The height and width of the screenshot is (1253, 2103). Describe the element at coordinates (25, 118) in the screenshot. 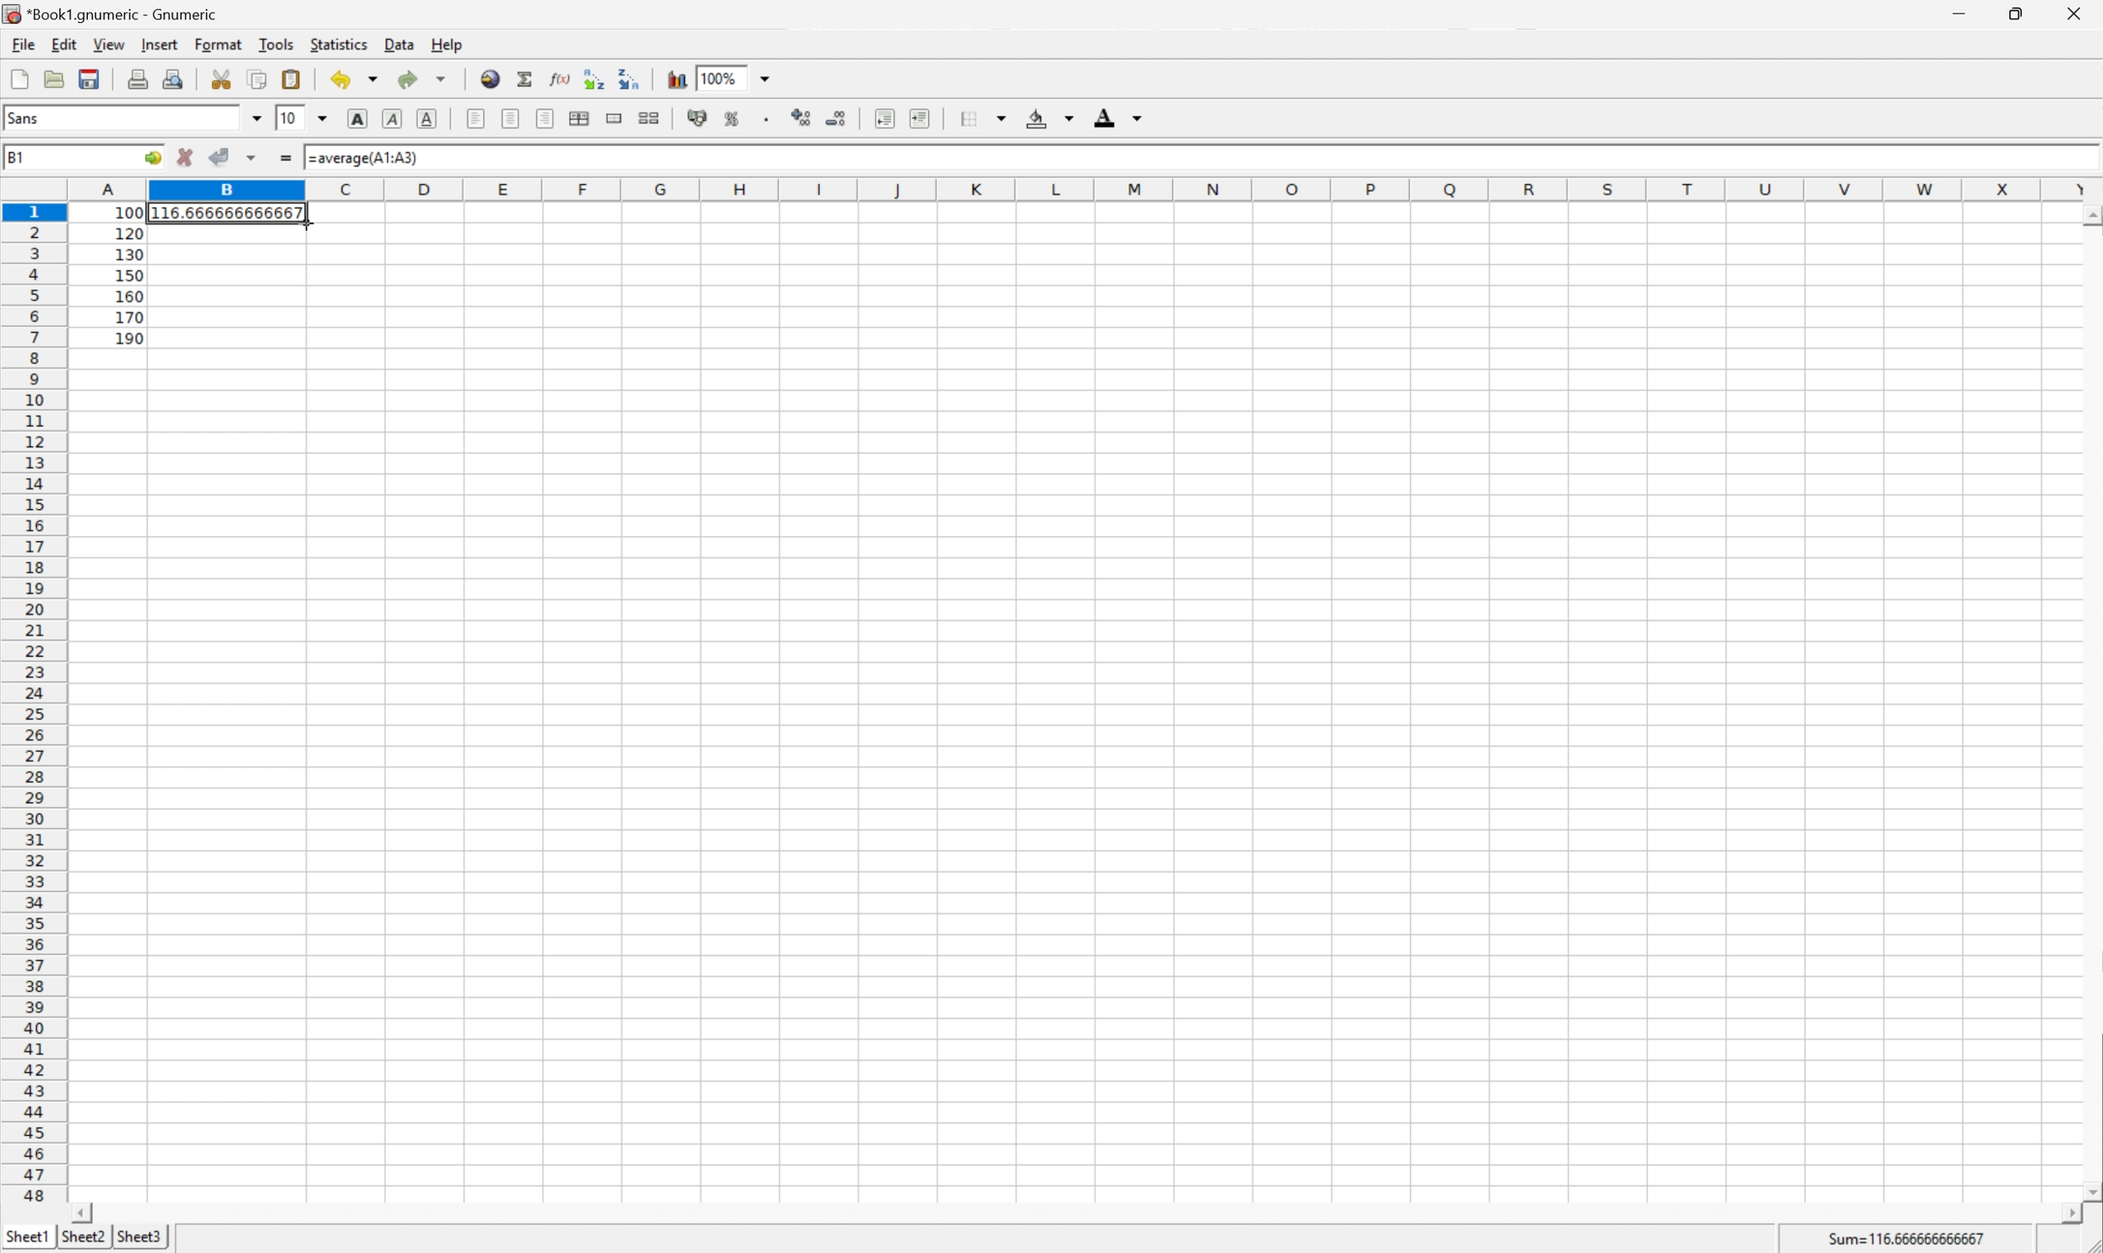

I see `Sans` at that location.